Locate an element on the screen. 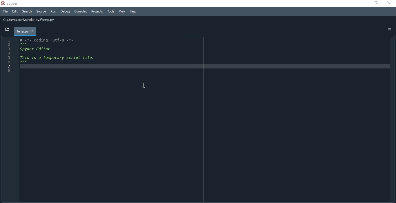 The image size is (396, 203). 6 *** is located at coordinates (14, 61).